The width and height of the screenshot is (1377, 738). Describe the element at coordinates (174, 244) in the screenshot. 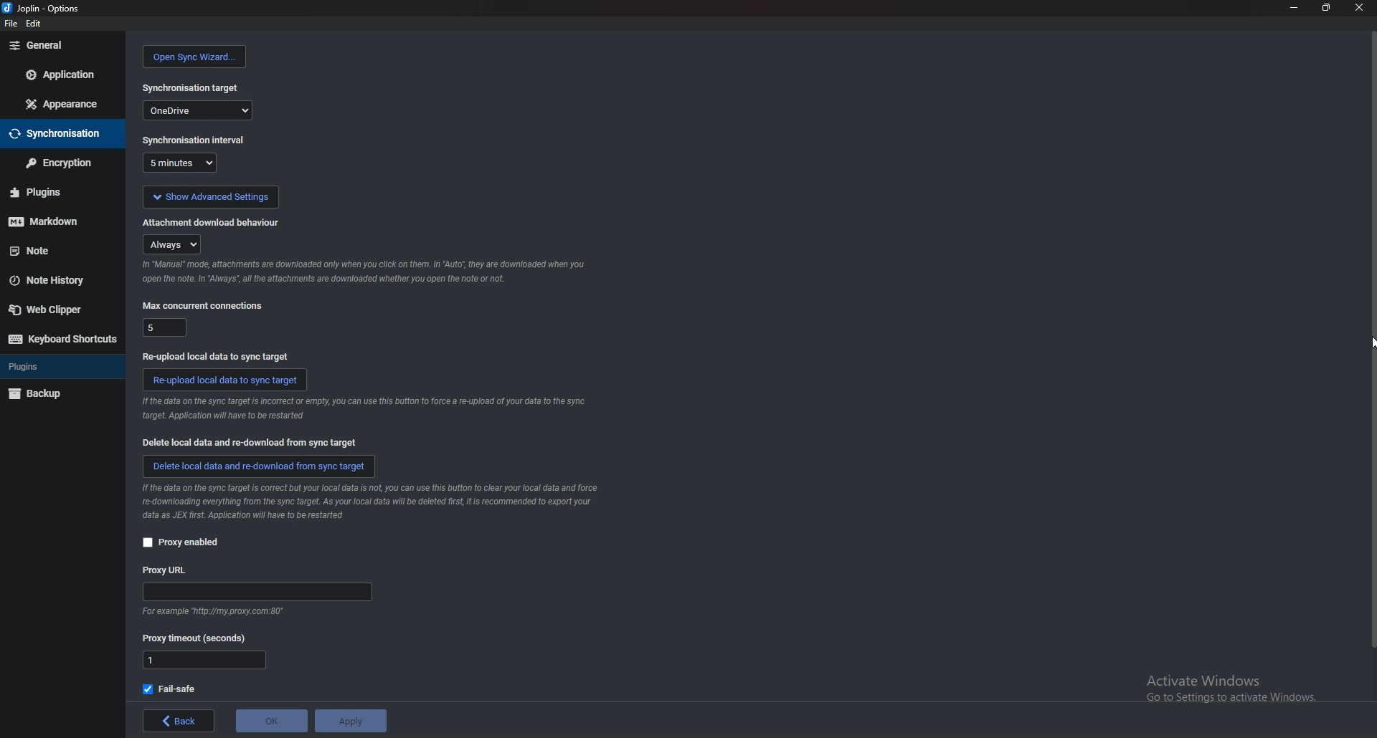

I see `attachment download behaviour` at that location.